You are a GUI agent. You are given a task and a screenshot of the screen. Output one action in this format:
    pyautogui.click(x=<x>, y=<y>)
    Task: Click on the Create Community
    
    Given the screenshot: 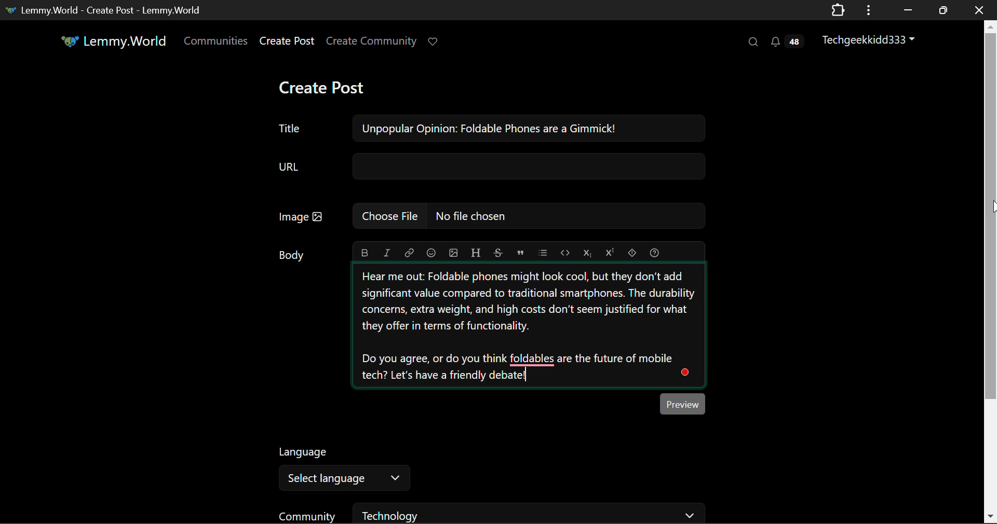 What is the action you would take?
    pyautogui.click(x=371, y=43)
    